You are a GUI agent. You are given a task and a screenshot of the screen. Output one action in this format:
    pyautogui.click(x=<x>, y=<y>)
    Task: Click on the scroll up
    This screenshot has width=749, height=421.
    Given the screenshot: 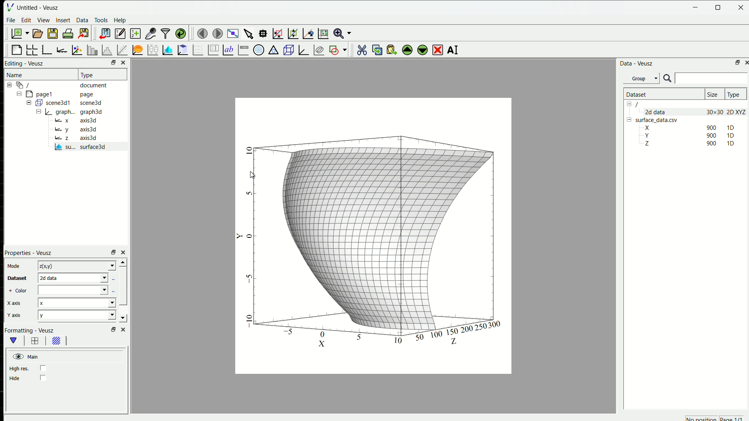 What is the action you would take?
    pyautogui.click(x=123, y=262)
    